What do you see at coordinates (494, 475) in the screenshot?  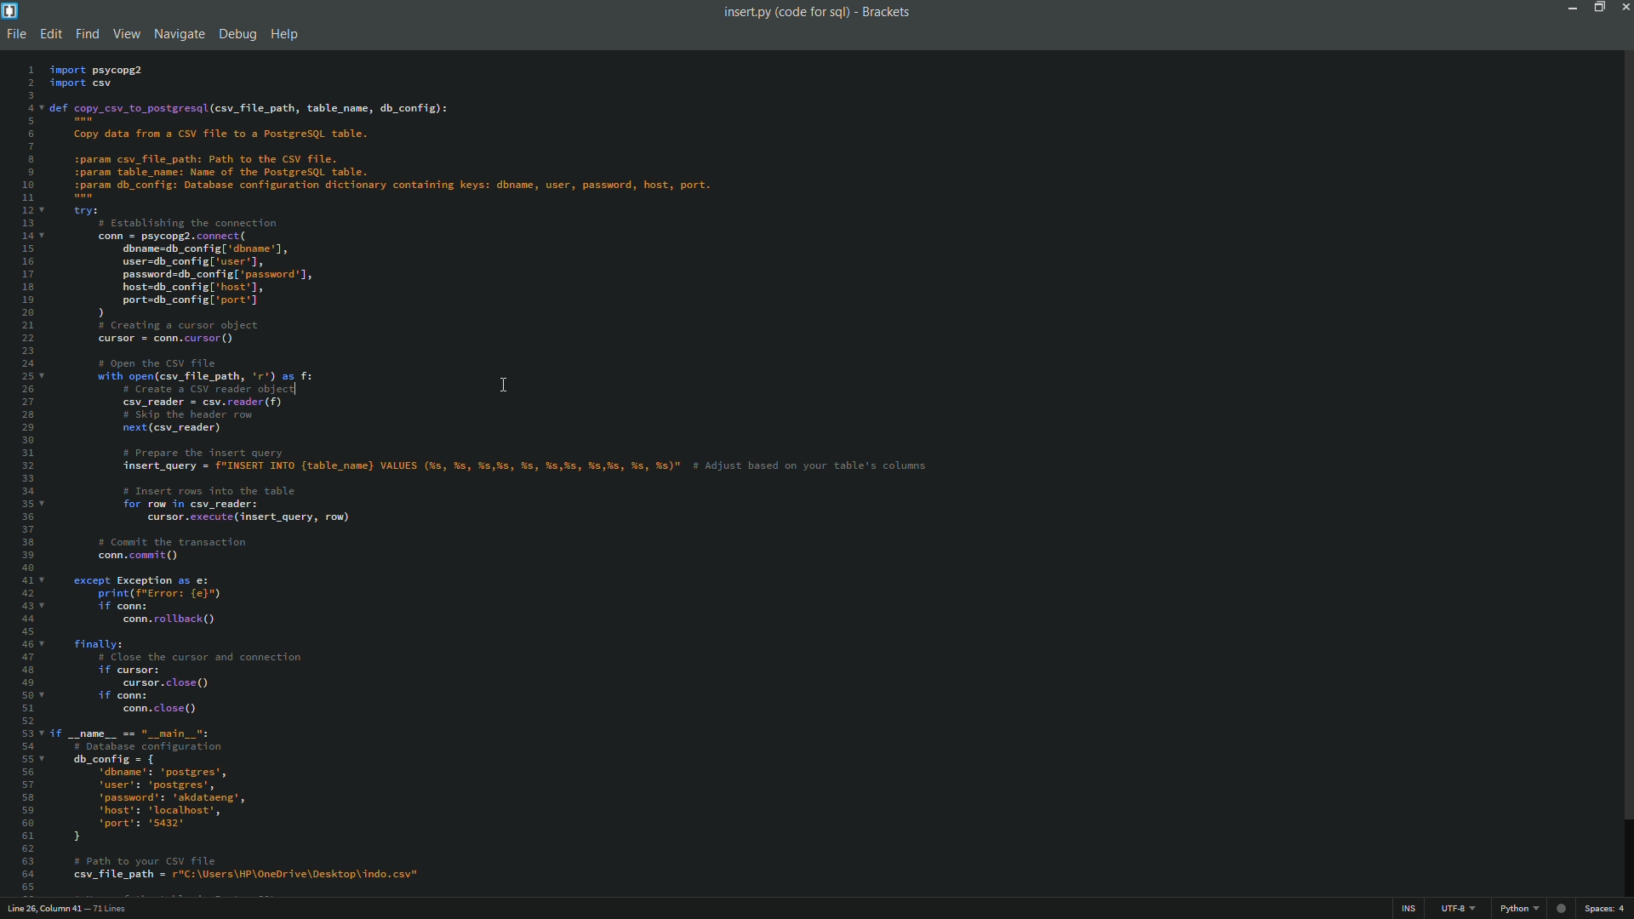 I see `file content` at bounding box center [494, 475].